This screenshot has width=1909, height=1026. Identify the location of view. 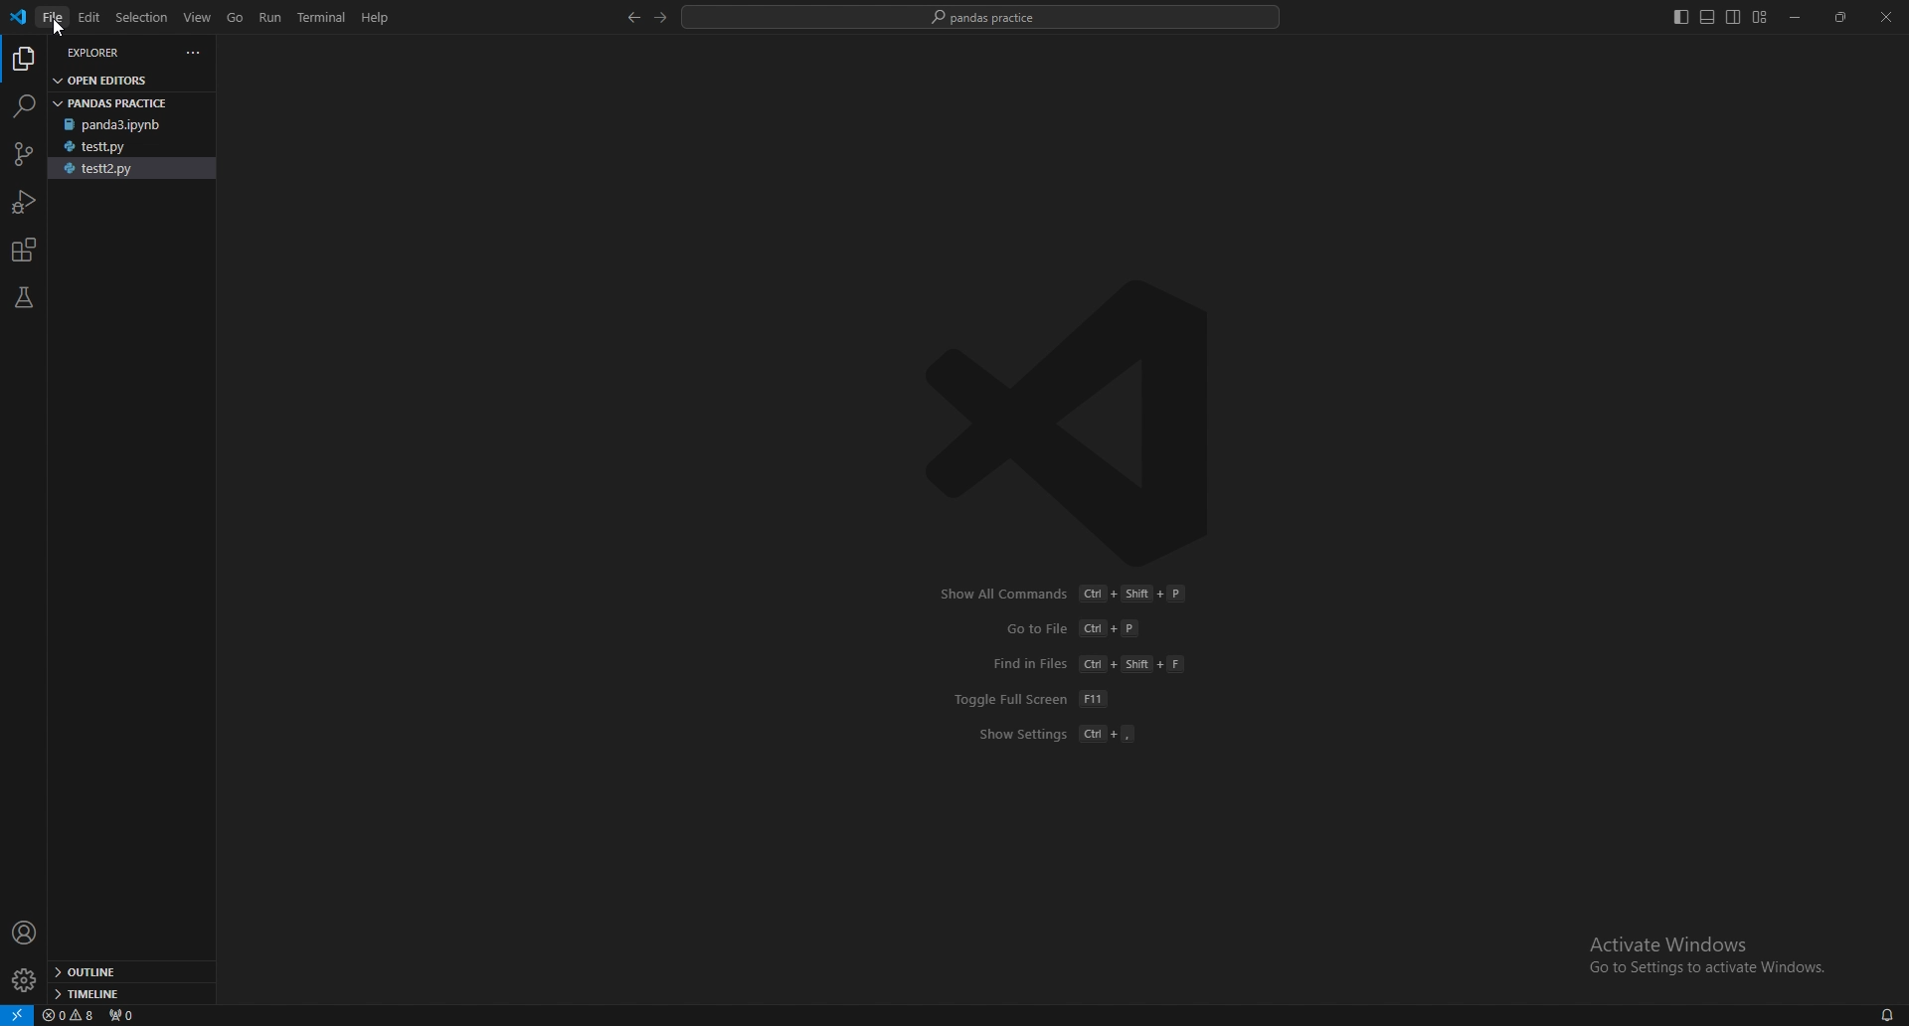
(198, 18).